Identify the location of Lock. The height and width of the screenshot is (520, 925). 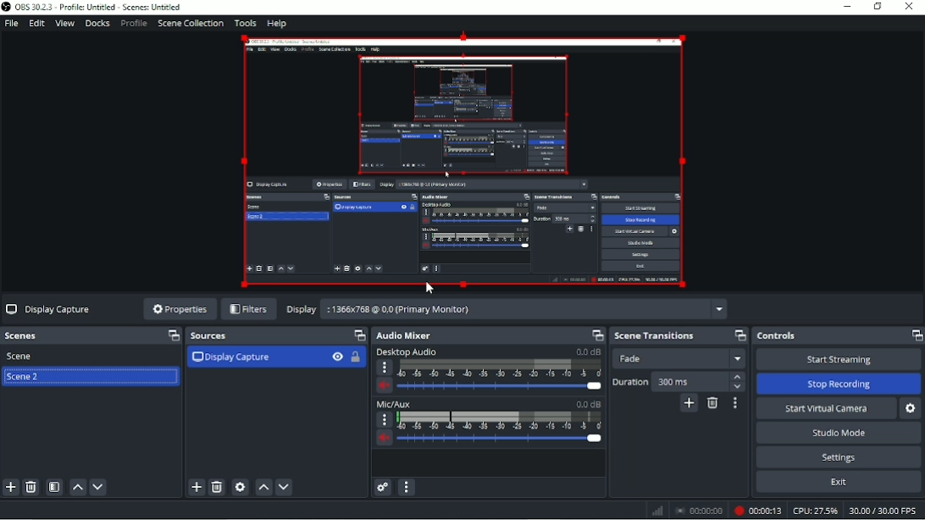
(358, 358).